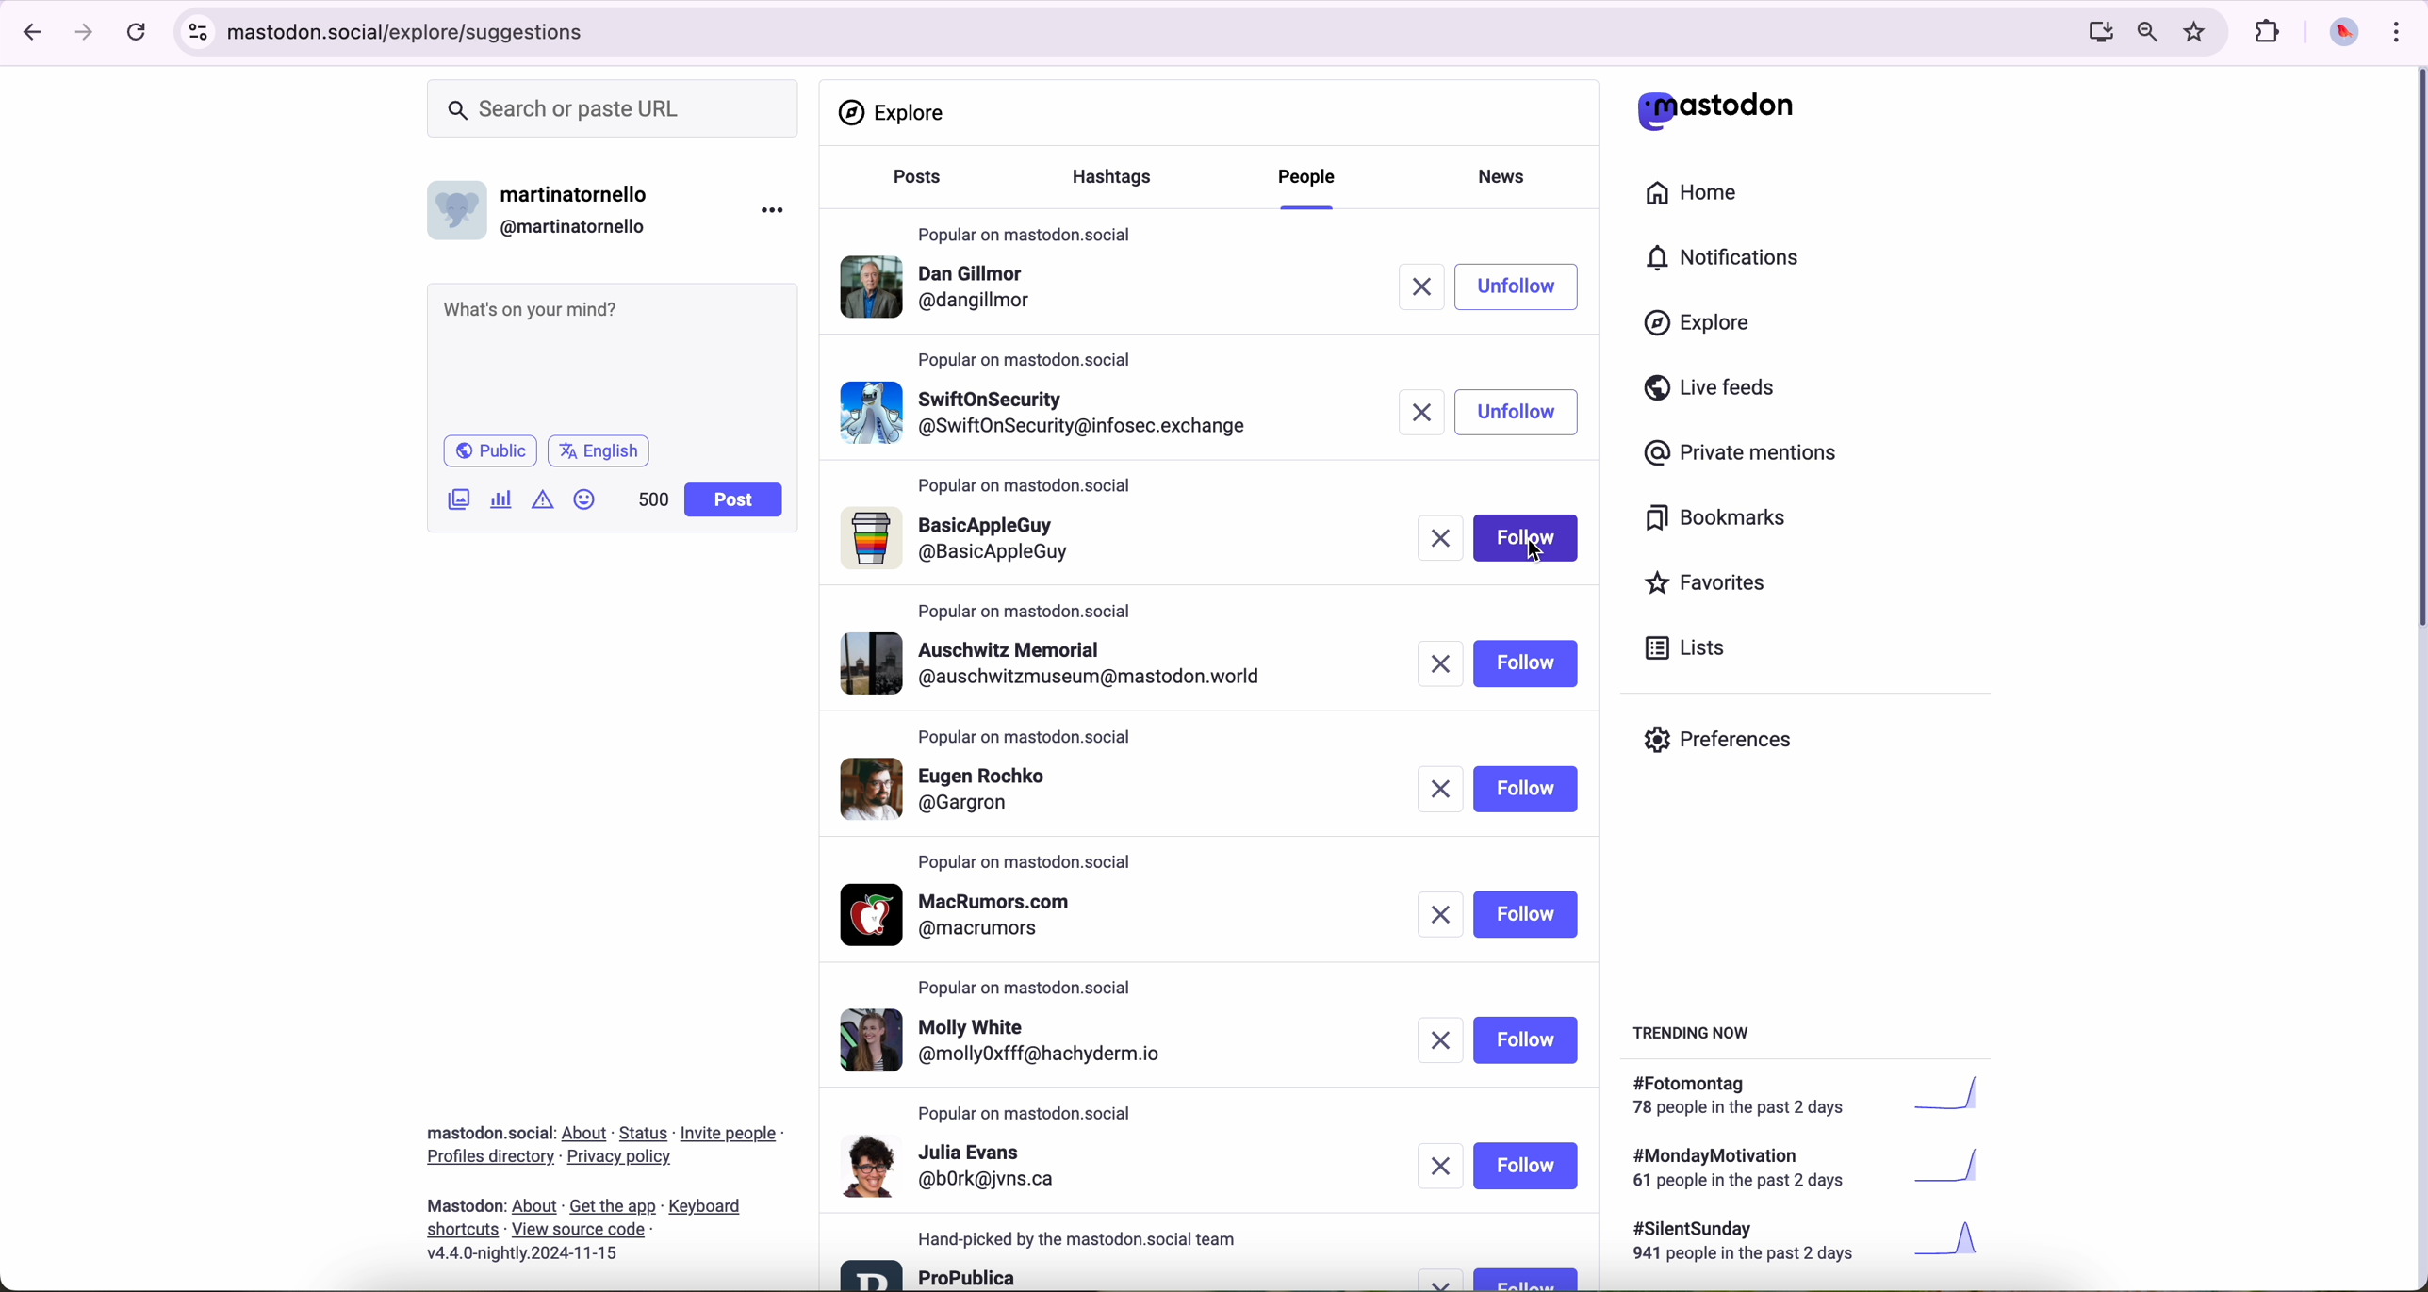 This screenshot has height=1292, width=2428. Describe the element at coordinates (1716, 392) in the screenshot. I see `live feeds` at that location.